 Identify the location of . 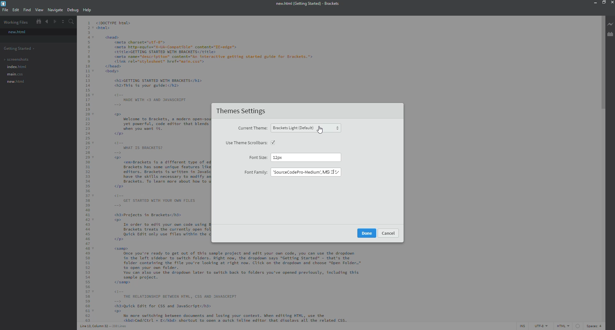
(389, 234).